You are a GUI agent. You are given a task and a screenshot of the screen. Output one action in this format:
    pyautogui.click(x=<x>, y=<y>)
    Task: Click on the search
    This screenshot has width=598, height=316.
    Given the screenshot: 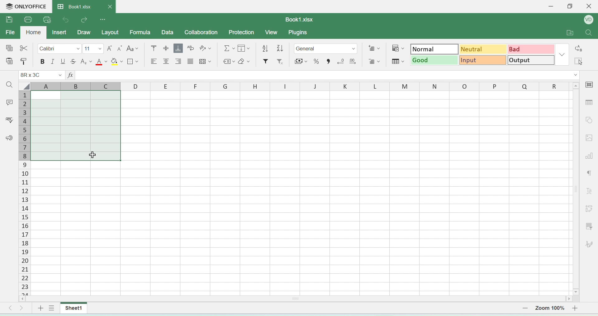 What is the action you would take?
    pyautogui.click(x=10, y=85)
    